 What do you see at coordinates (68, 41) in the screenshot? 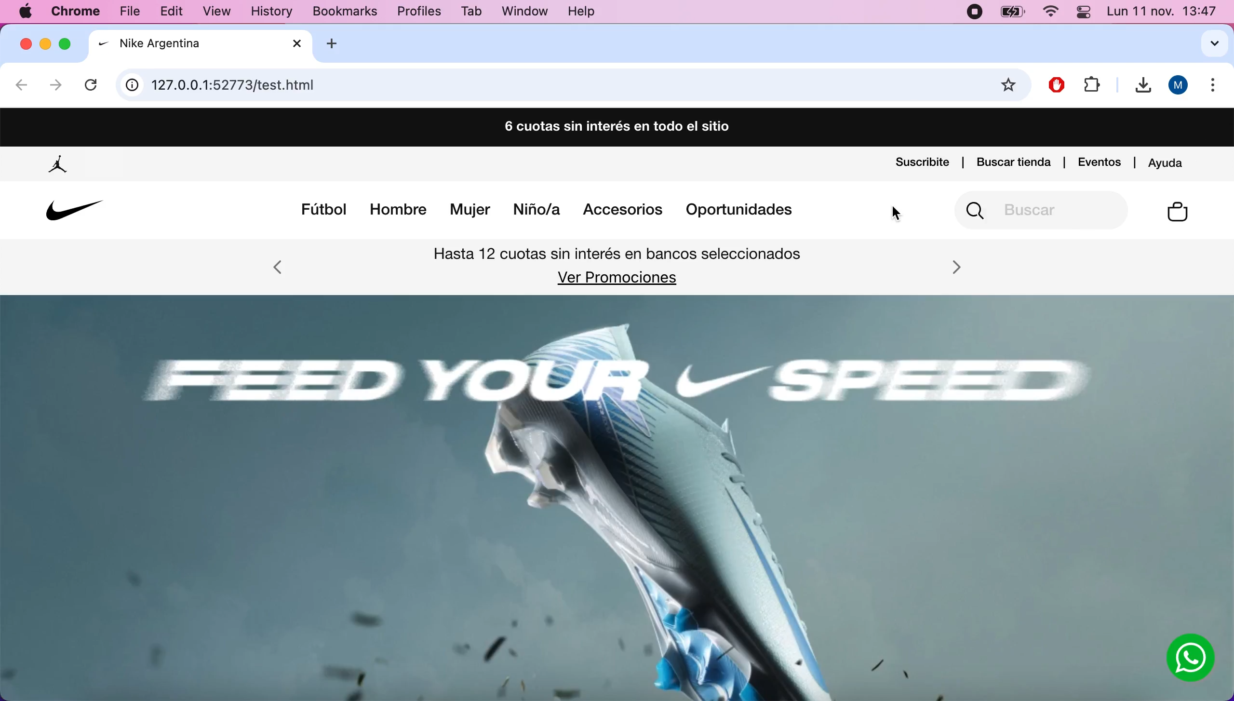
I see `mazimize` at bounding box center [68, 41].